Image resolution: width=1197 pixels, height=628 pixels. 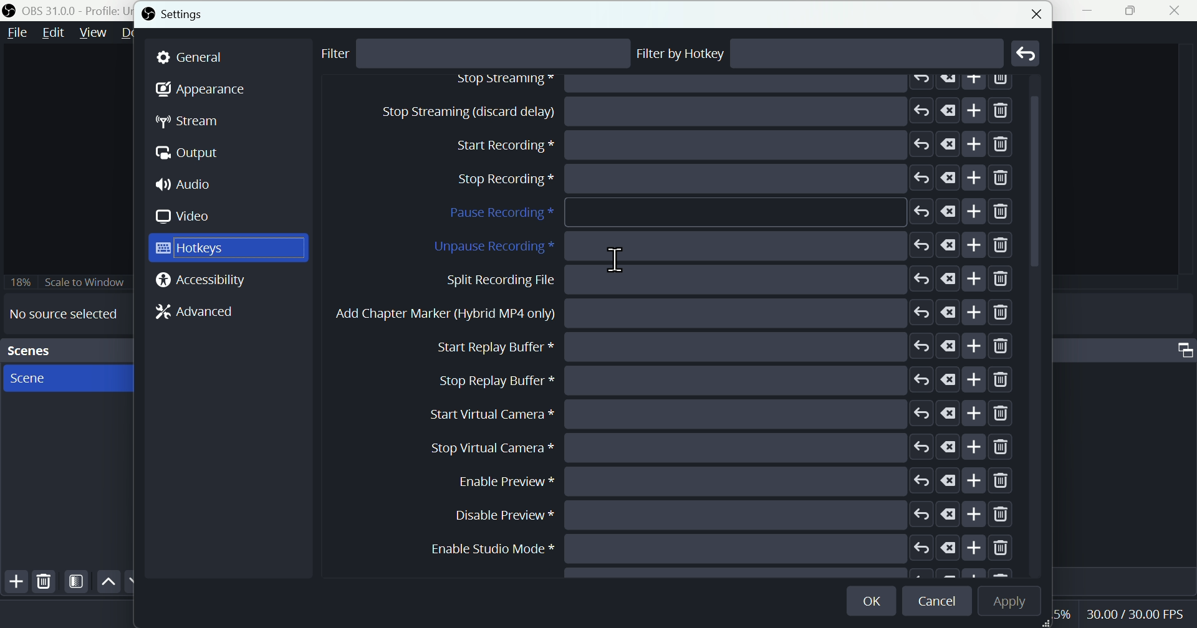 I want to click on Filter, so click(x=344, y=55).